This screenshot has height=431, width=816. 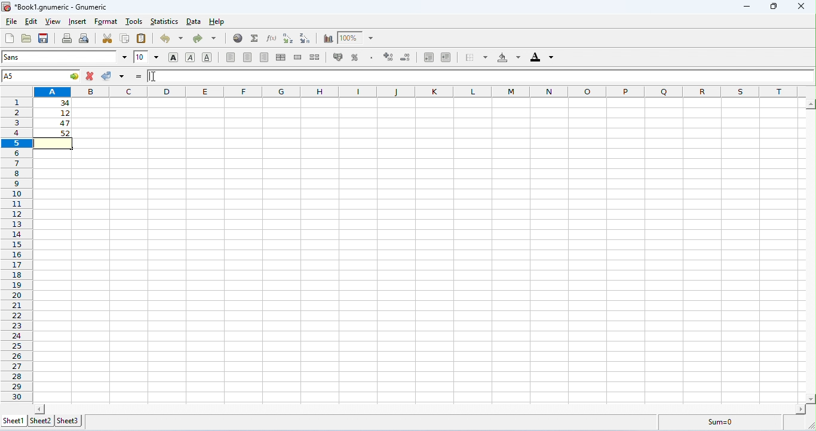 What do you see at coordinates (174, 58) in the screenshot?
I see `bold` at bounding box center [174, 58].